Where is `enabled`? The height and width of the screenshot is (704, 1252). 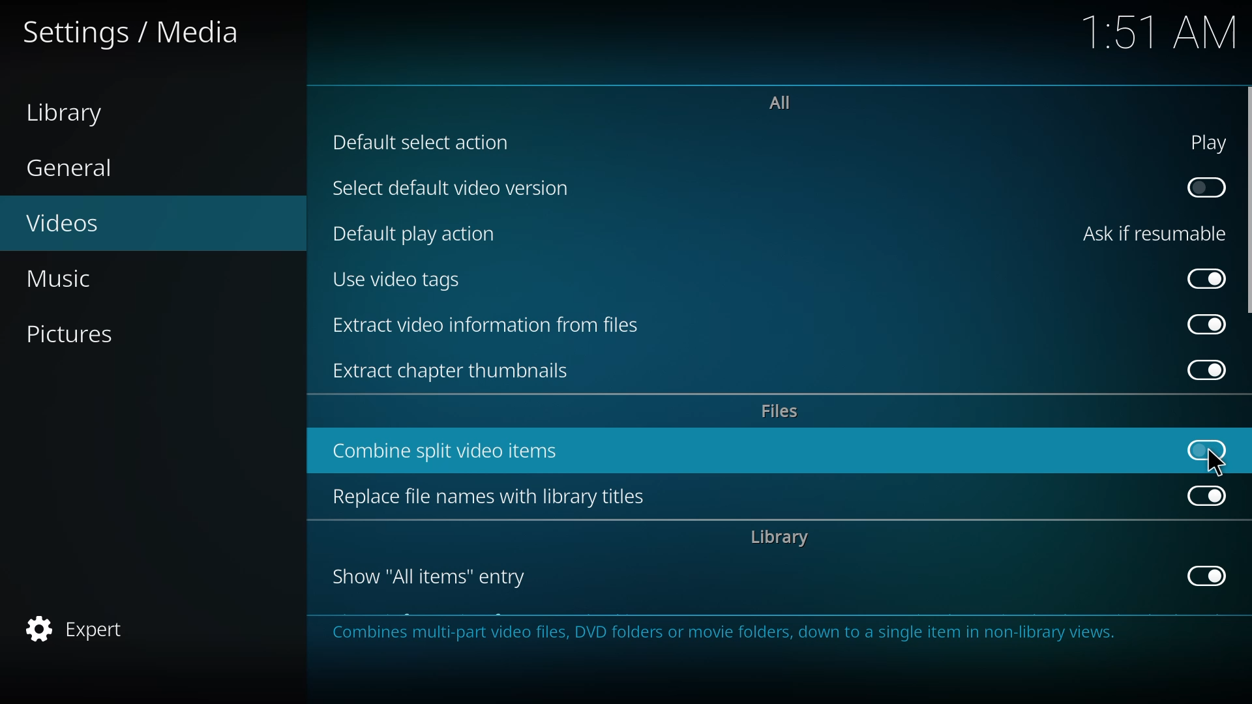 enabled is located at coordinates (1202, 576).